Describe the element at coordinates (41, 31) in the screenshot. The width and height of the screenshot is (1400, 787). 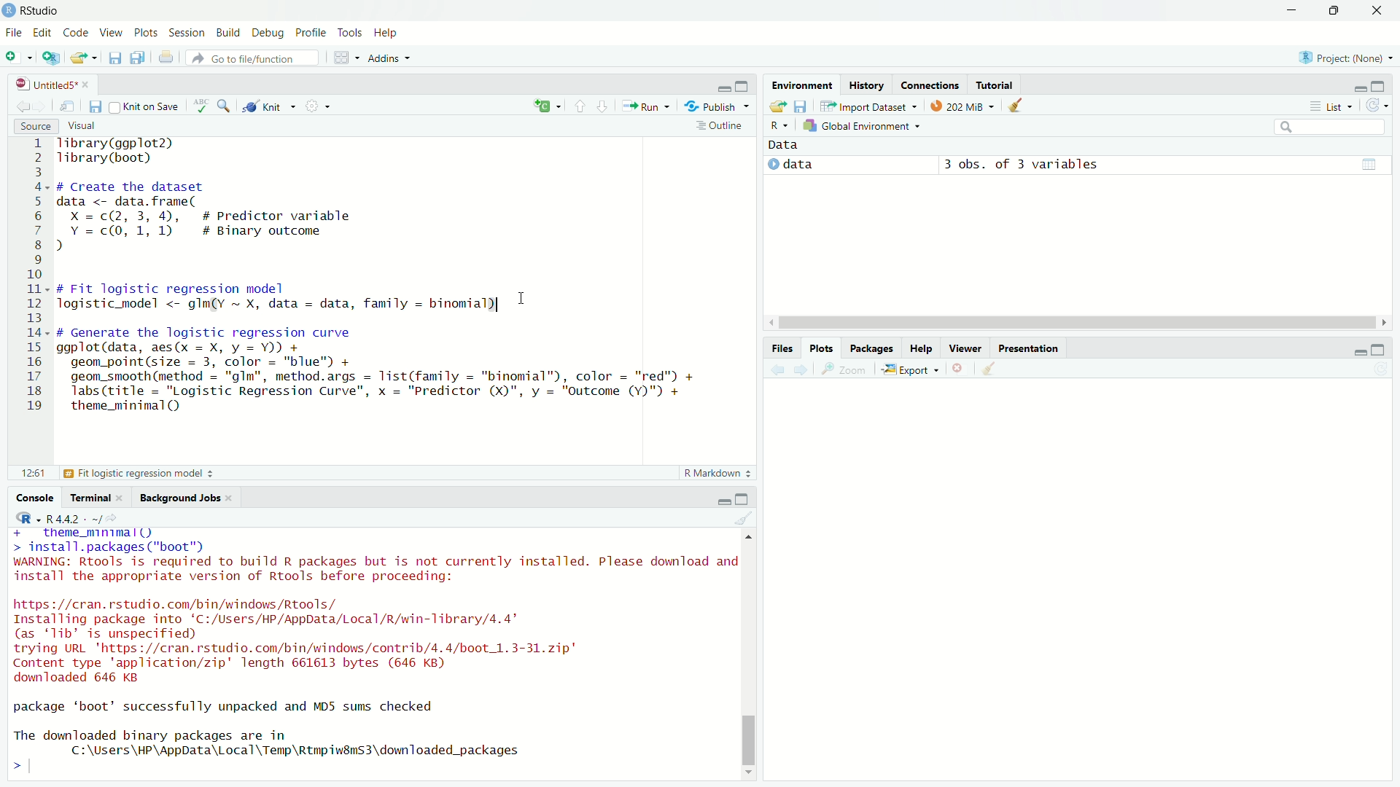
I see `Edit` at that location.